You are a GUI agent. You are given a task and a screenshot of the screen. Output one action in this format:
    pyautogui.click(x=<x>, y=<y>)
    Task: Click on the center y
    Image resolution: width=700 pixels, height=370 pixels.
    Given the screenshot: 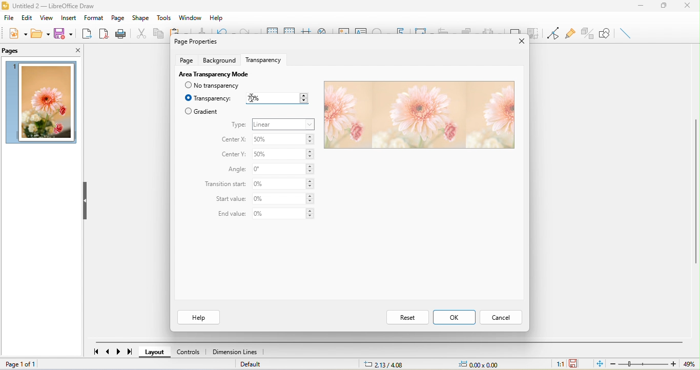 What is the action you would take?
    pyautogui.click(x=235, y=155)
    